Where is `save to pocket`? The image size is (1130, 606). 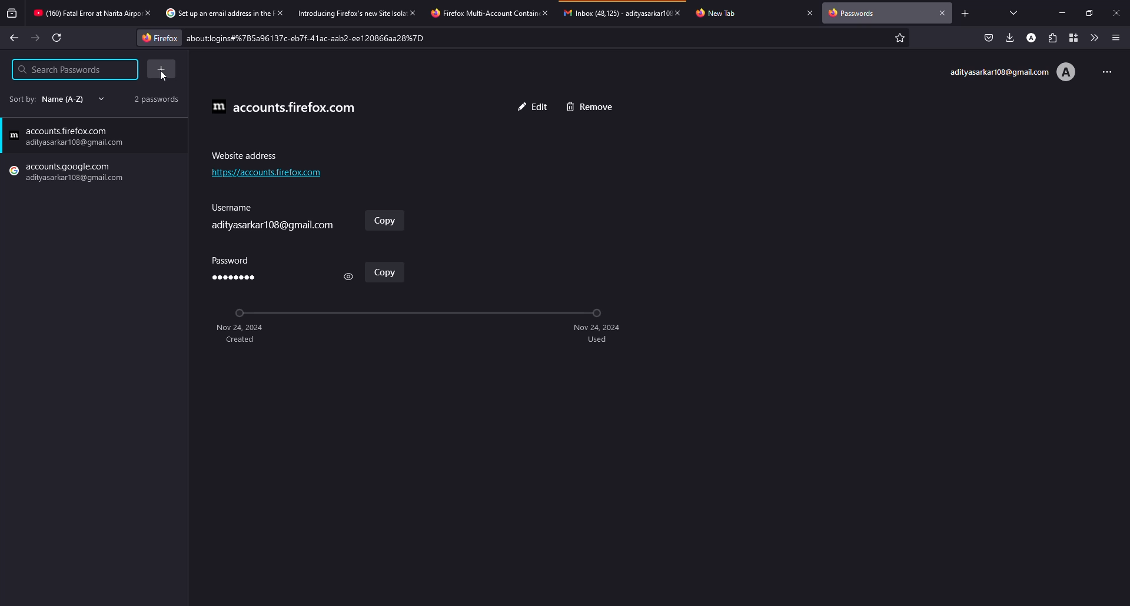 save to pocket is located at coordinates (989, 38).